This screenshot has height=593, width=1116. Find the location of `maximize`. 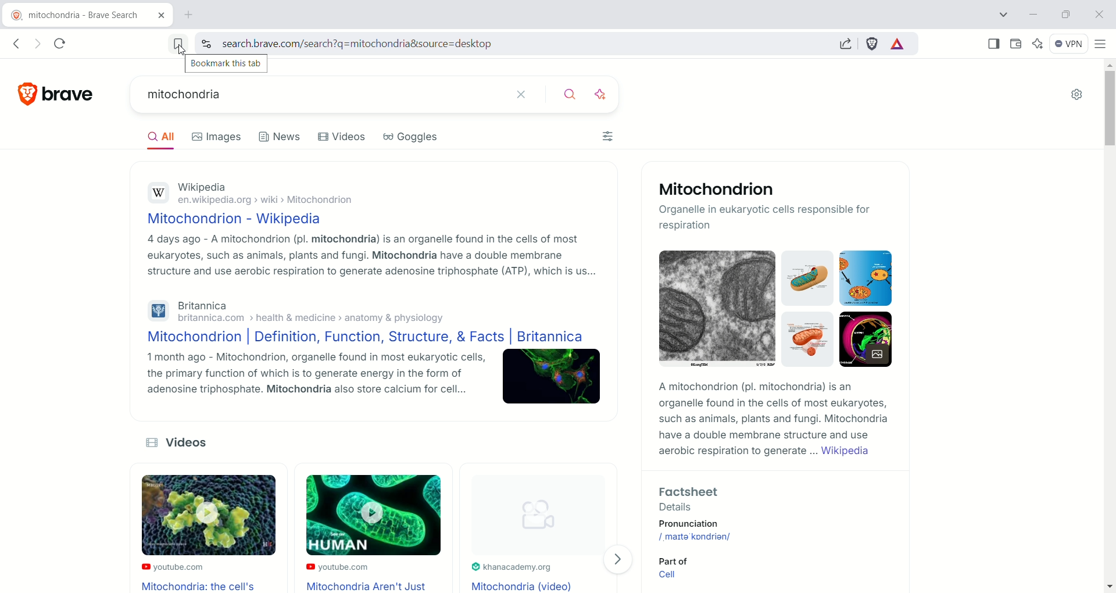

maximize is located at coordinates (1066, 15).